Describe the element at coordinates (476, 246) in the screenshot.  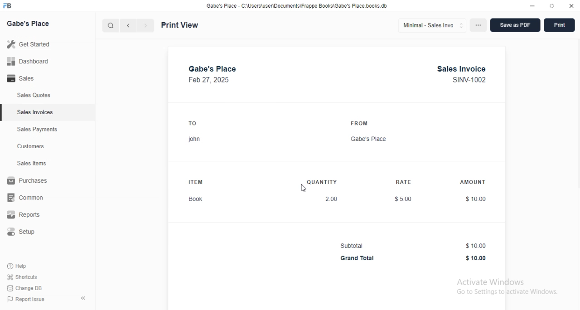
I see `$10.00` at that location.